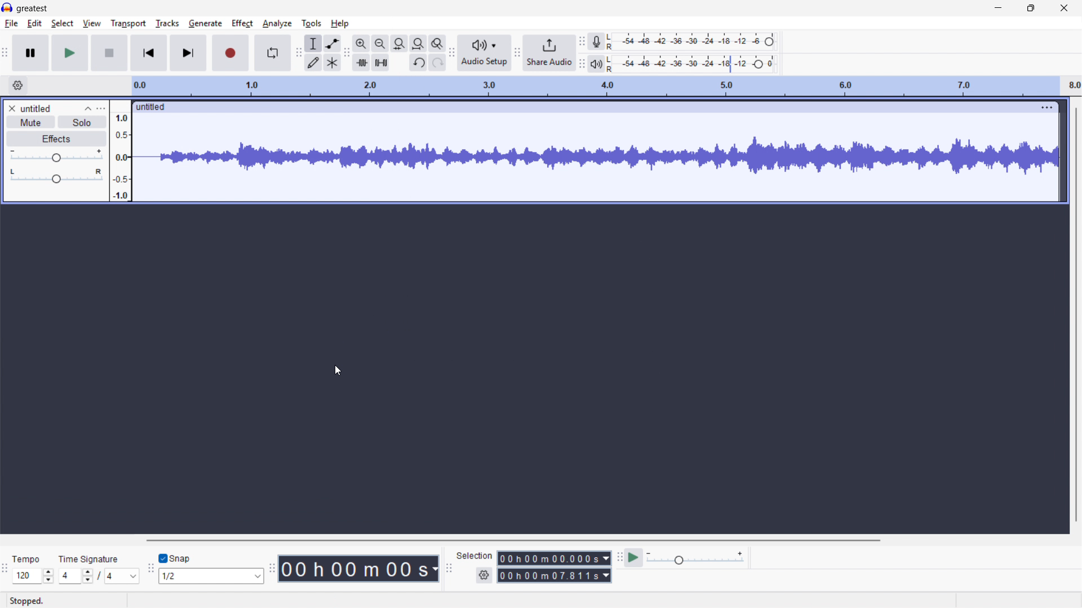  Describe the element at coordinates (230, 53) in the screenshot. I see `record` at that location.